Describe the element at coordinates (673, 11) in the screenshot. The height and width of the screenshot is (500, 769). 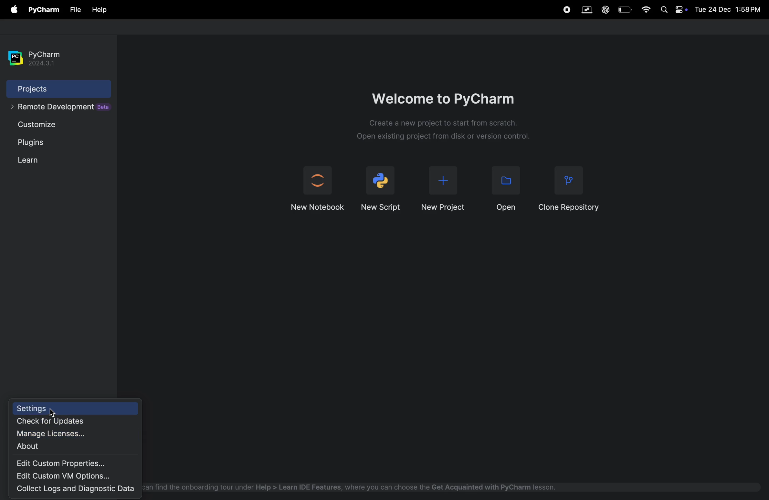
I see `apple widgets` at that location.